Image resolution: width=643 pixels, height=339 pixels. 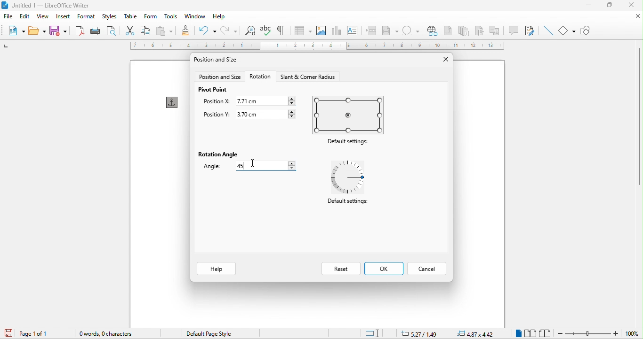 What do you see at coordinates (447, 30) in the screenshot?
I see `footnote` at bounding box center [447, 30].